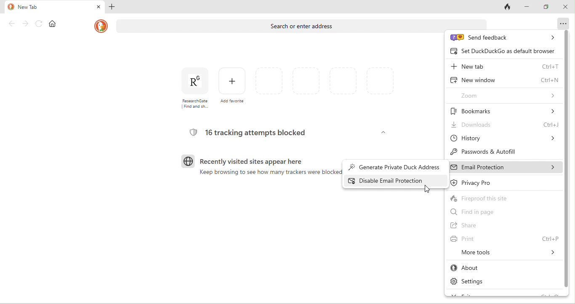  What do you see at coordinates (11, 24) in the screenshot?
I see `back` at bounding box center [11, 24].